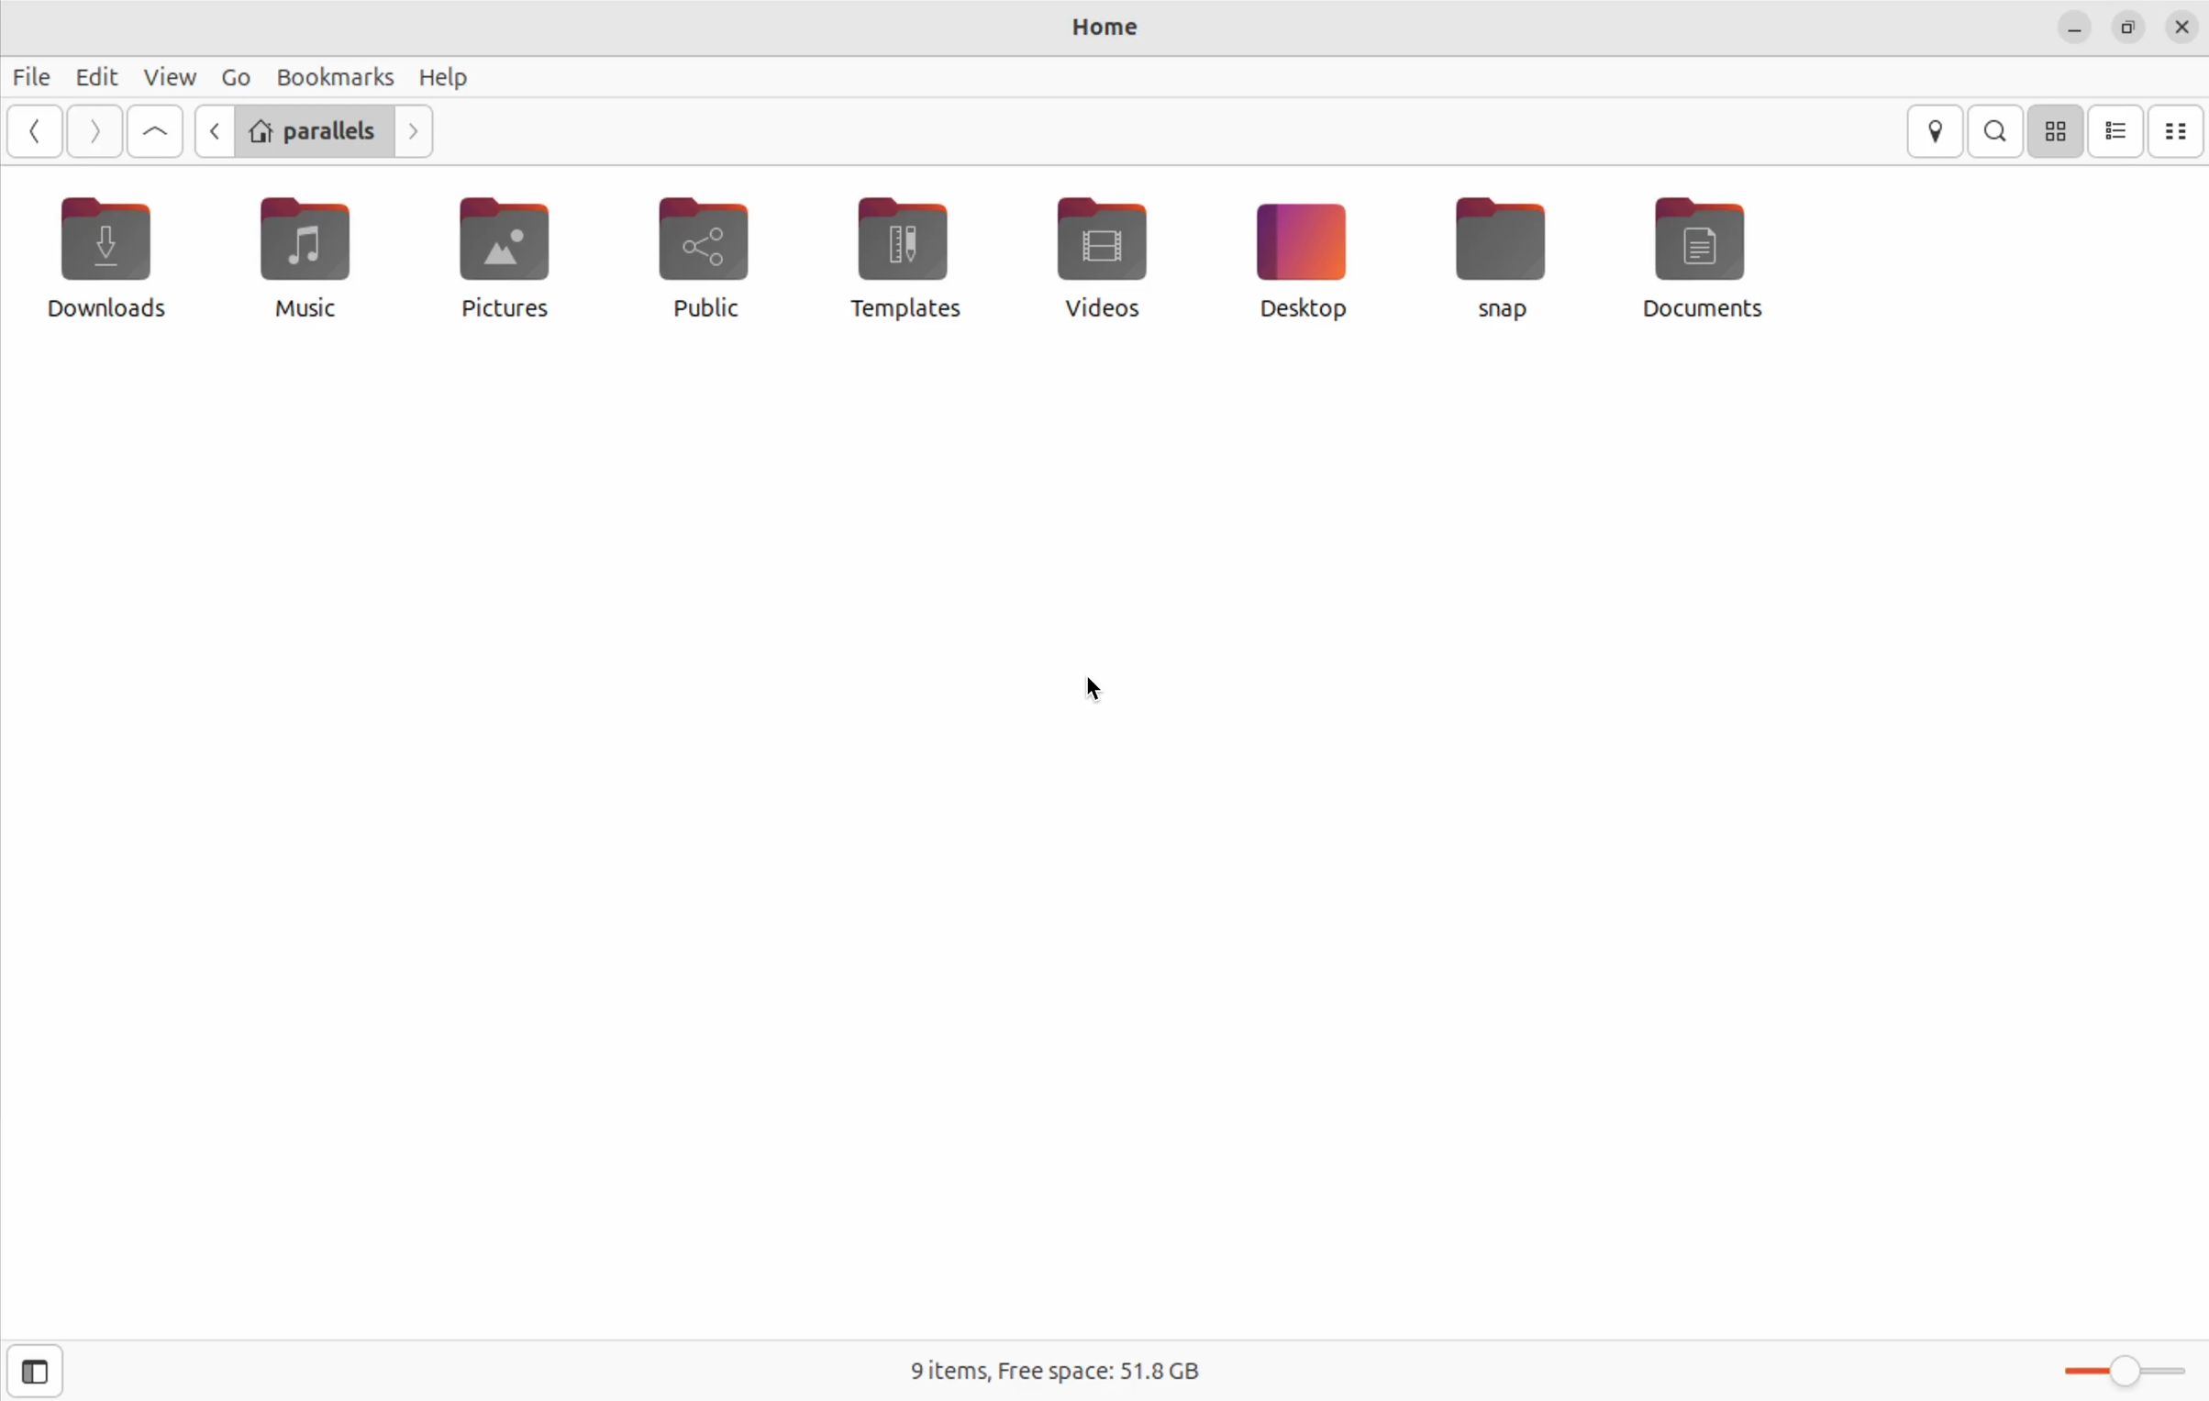 The image size is (2209, 1401). Describe the element at coordinates (712, 254) in the screenshot. I see `Public` at that location.